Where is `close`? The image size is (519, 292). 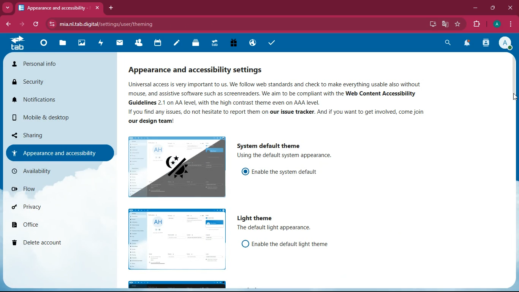 close is located at coordinates (510, 8).